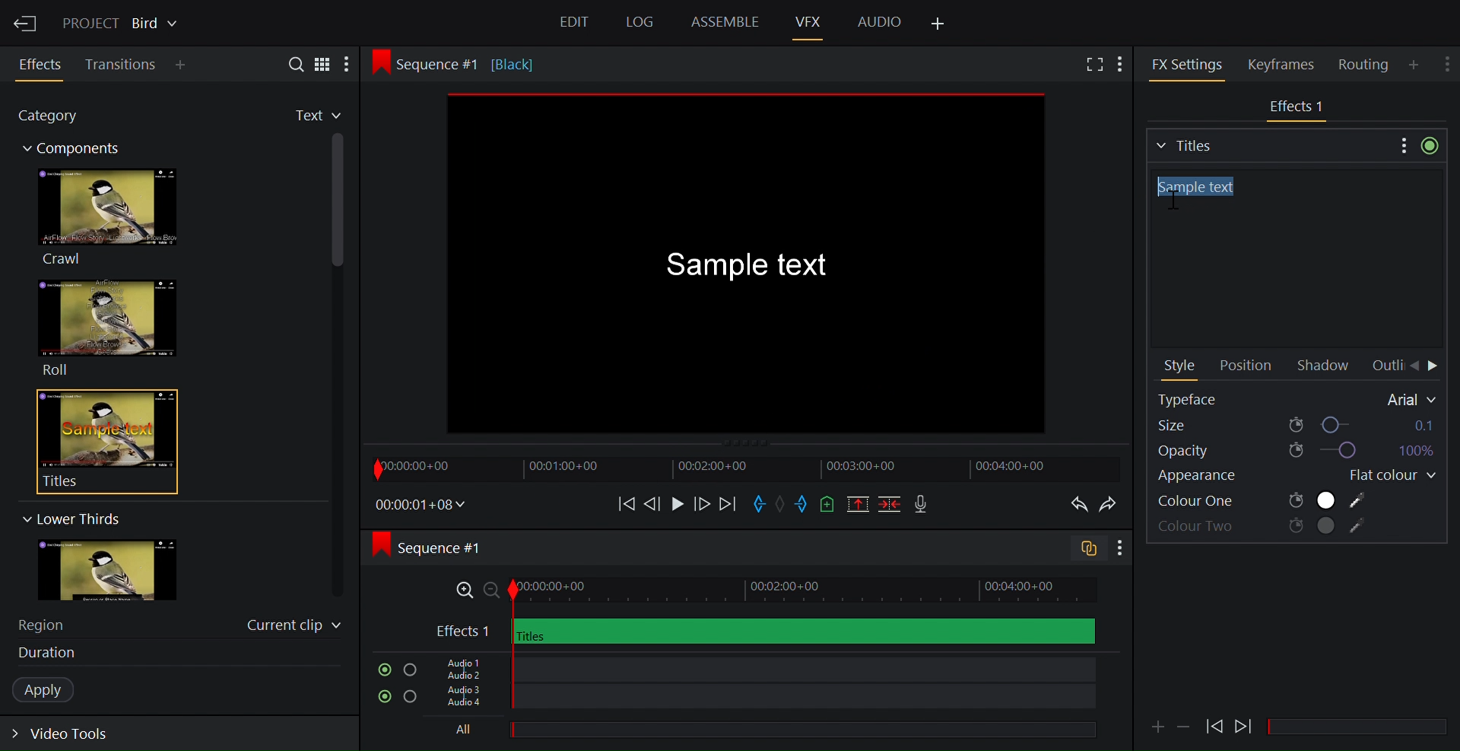 Image resolution: width=1460 pixels, height=751 pixels. I want to click on VFX, so click(810, 21).